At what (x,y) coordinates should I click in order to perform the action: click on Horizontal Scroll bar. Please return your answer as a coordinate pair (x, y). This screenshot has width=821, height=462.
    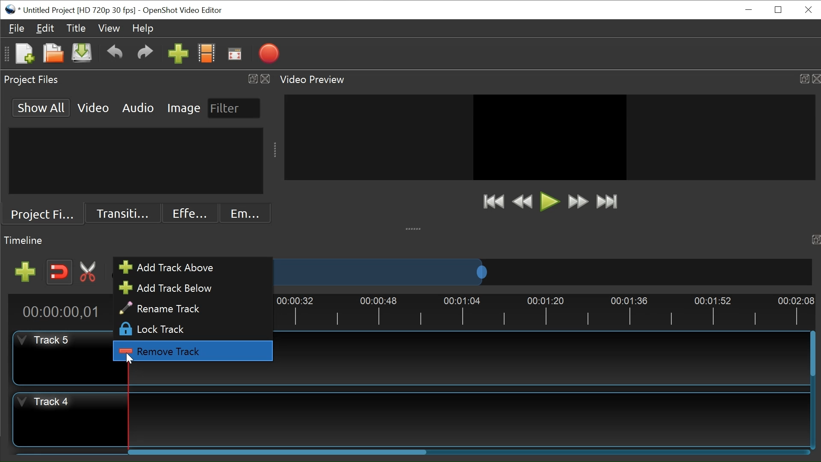
    Looking at the image, I should click on (278, 451).